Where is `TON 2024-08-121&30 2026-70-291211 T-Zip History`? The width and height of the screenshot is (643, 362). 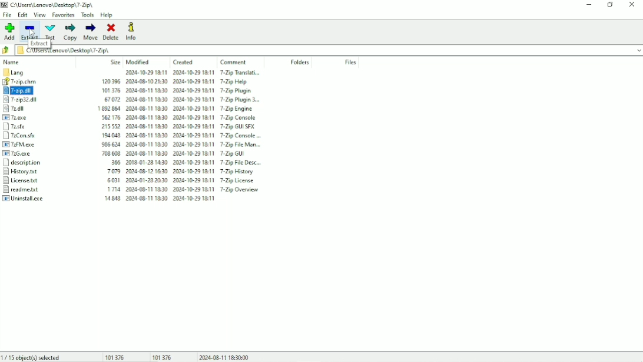 TON 2024-08-121&30 2026-70-291211 T-Zip History is located at coordinates (180, 173).